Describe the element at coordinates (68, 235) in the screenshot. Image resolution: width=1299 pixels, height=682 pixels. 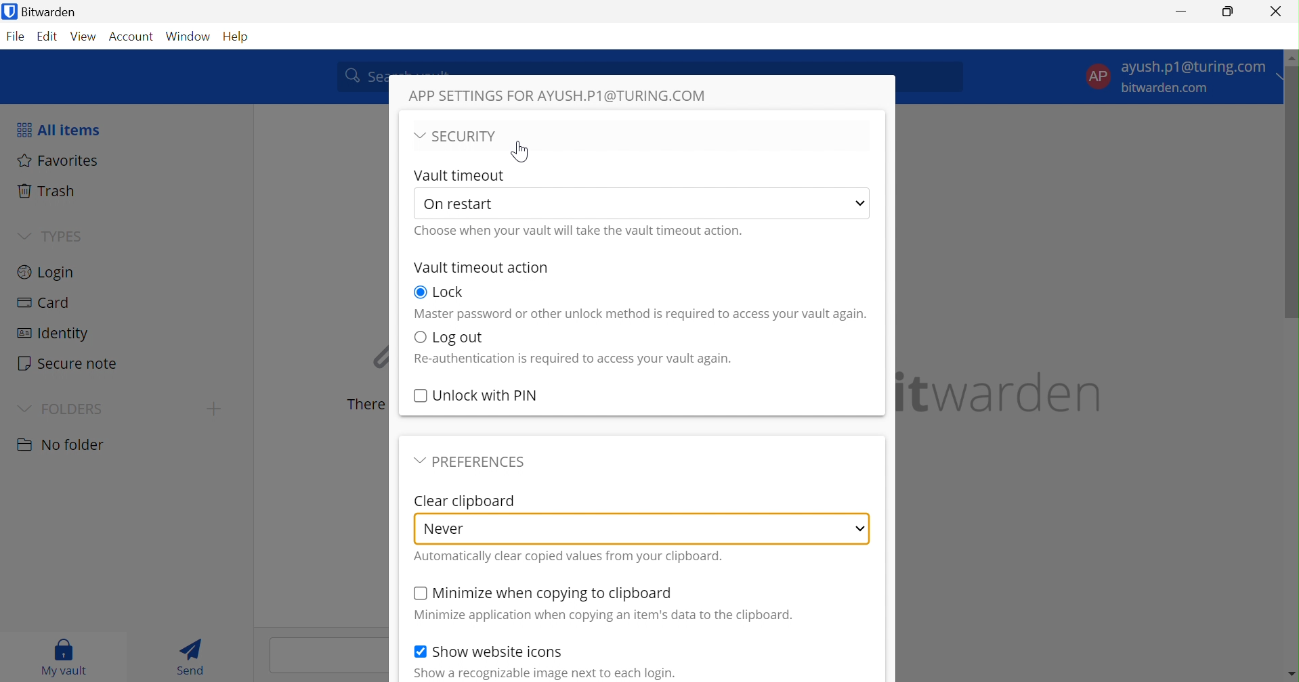
I see `TYPES` at that location.